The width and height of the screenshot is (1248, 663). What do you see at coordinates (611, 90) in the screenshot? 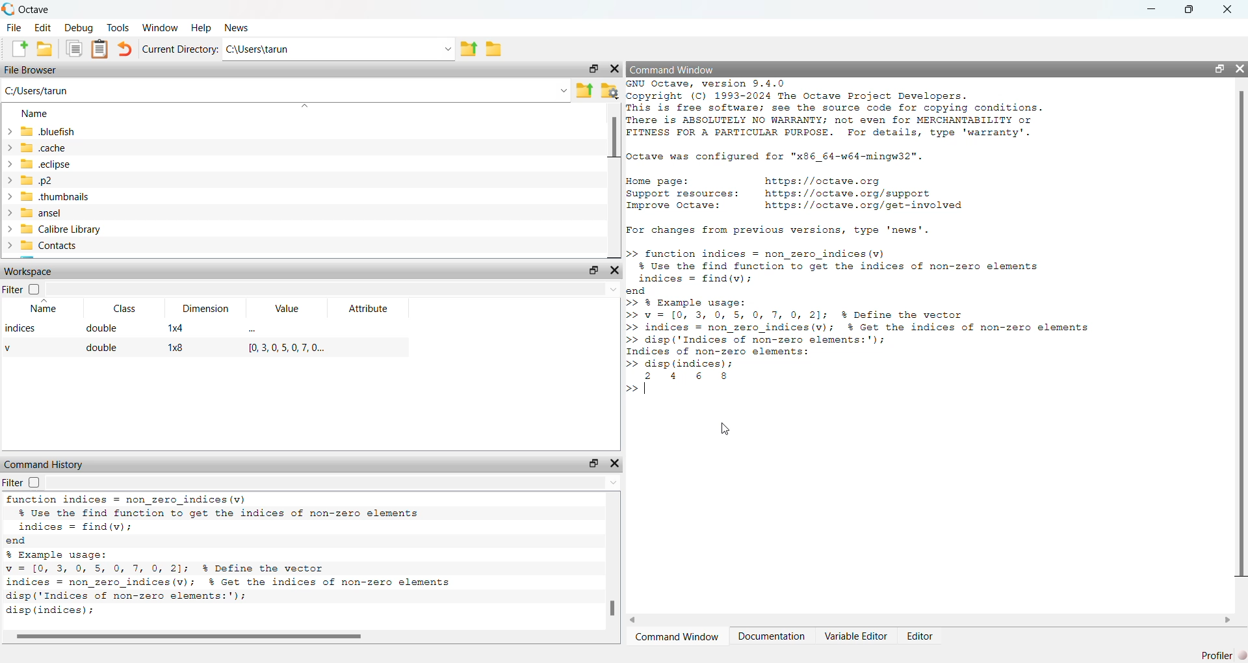
I see `folder settings` at bounding box center [611, 90].